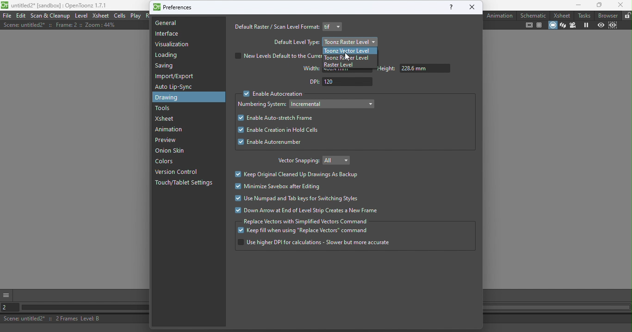 The height and width of the screenshot is (332, 632). Describe the element at coordinates (167, 68) in the screenshot. I see `Saving` at that location.